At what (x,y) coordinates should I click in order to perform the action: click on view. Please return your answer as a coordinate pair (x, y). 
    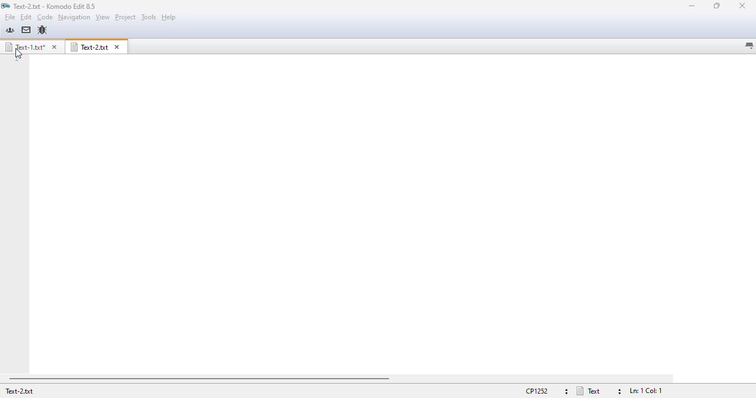
    Looking at the image, I should click on (103, 17).